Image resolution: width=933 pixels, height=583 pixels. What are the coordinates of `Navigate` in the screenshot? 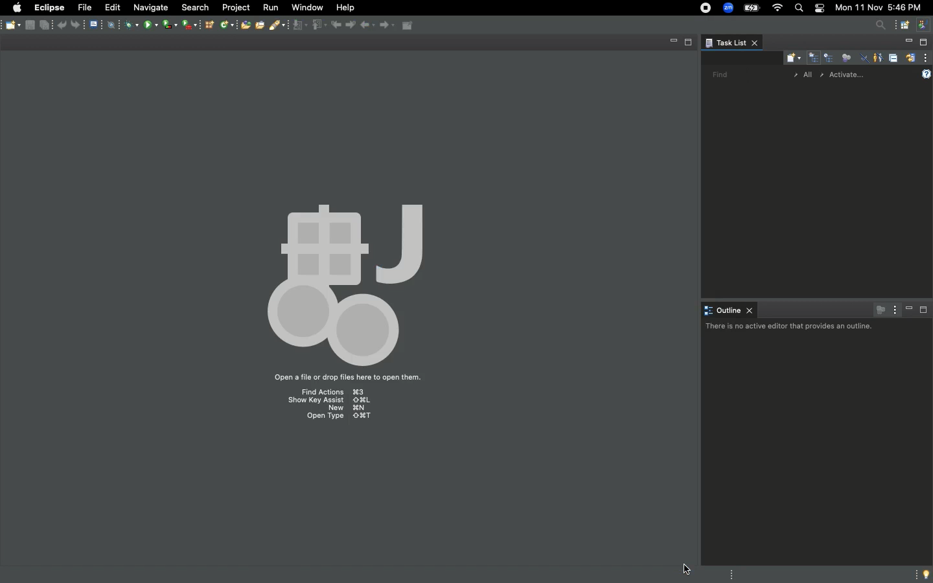 It's located at (150, 7).